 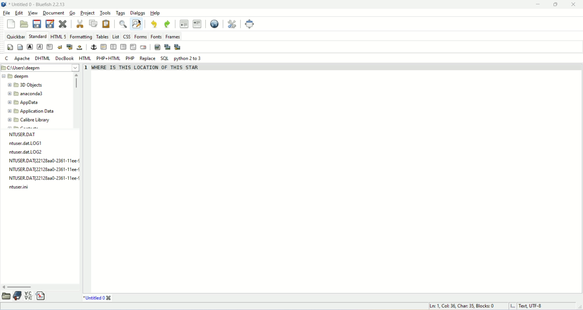 I want to click on NTUSER.DAT, so click(x=23, y=134).